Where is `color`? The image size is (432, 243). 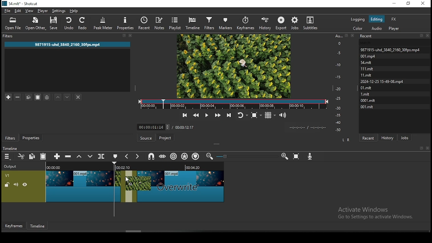 color is located at coordinates (358, 29).